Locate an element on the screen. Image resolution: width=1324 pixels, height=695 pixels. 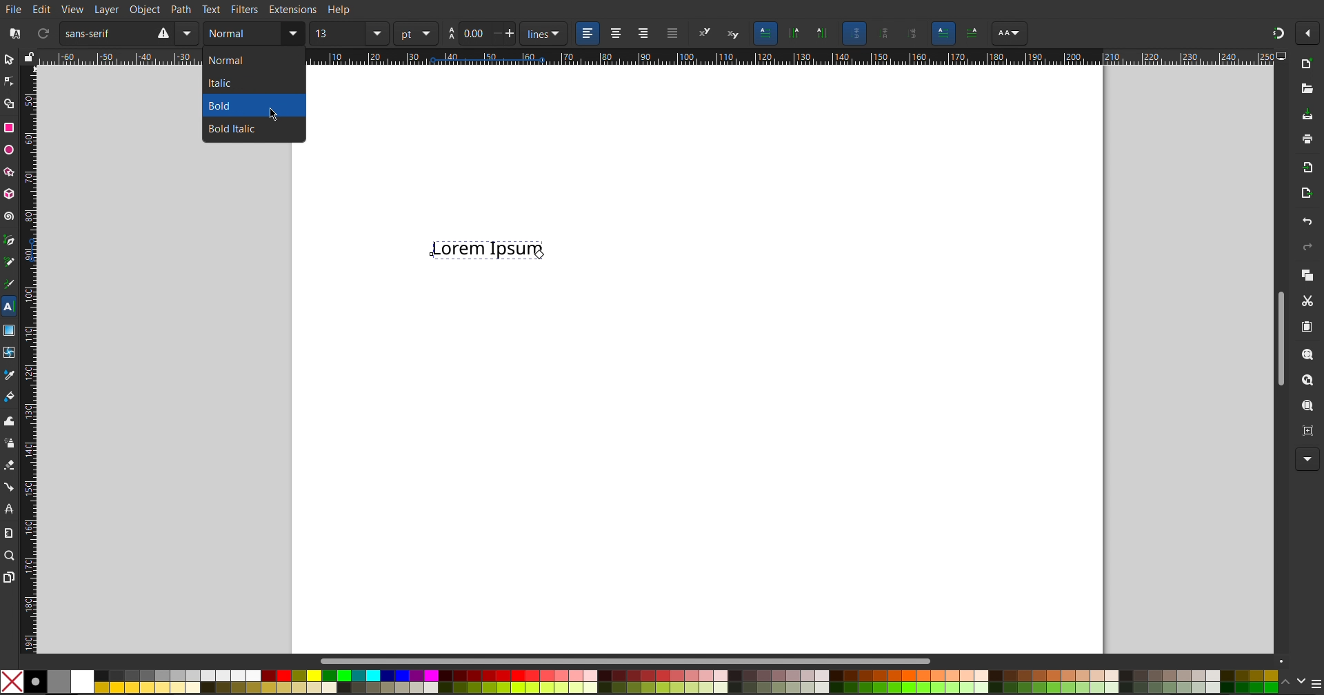
Upright glyph orientation is located at coordinates (885, 34).